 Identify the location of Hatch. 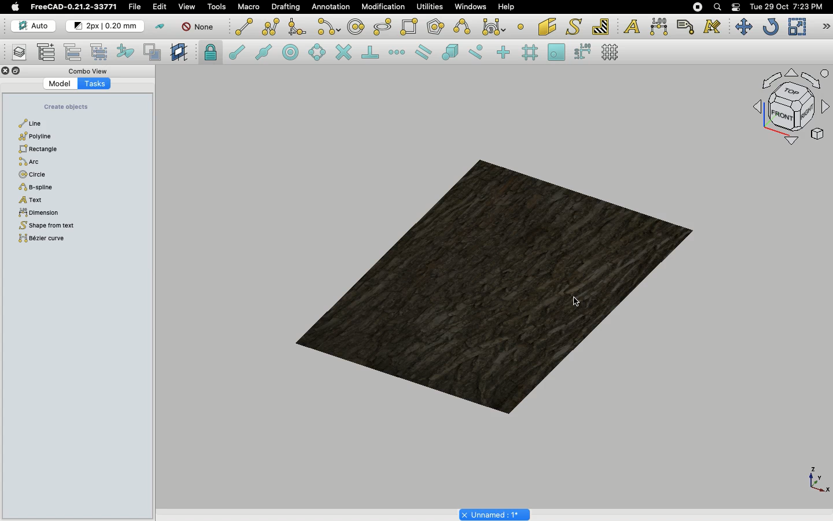
(602, 25).